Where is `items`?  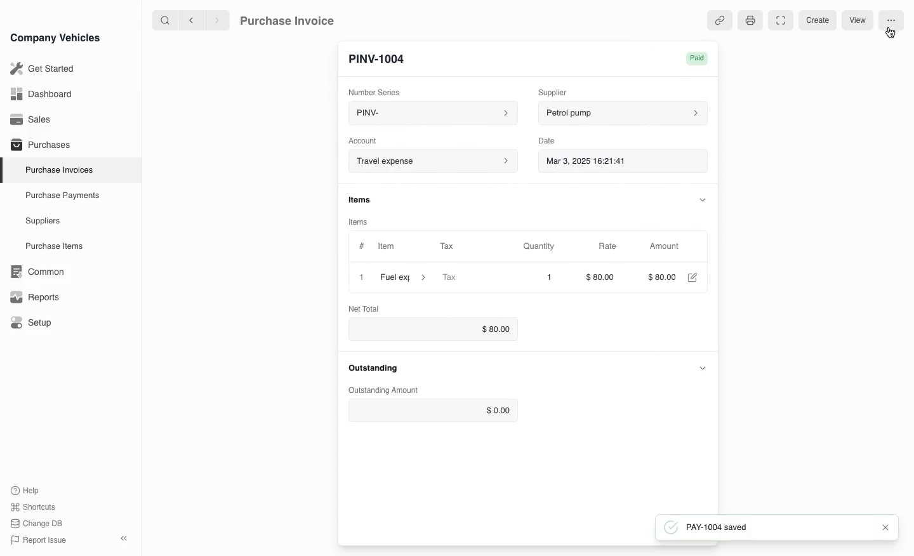
items is located at coordinates (357, 199).